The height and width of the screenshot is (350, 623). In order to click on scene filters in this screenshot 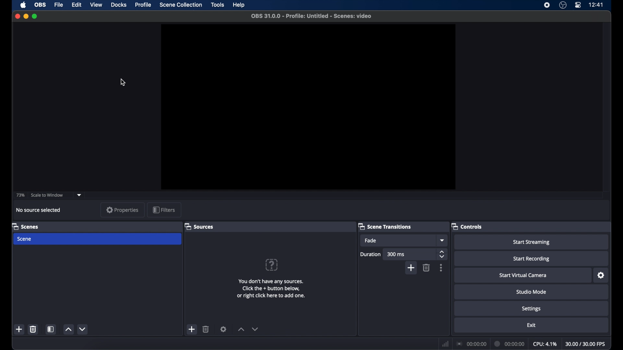, I will do `click(51, 329)`.